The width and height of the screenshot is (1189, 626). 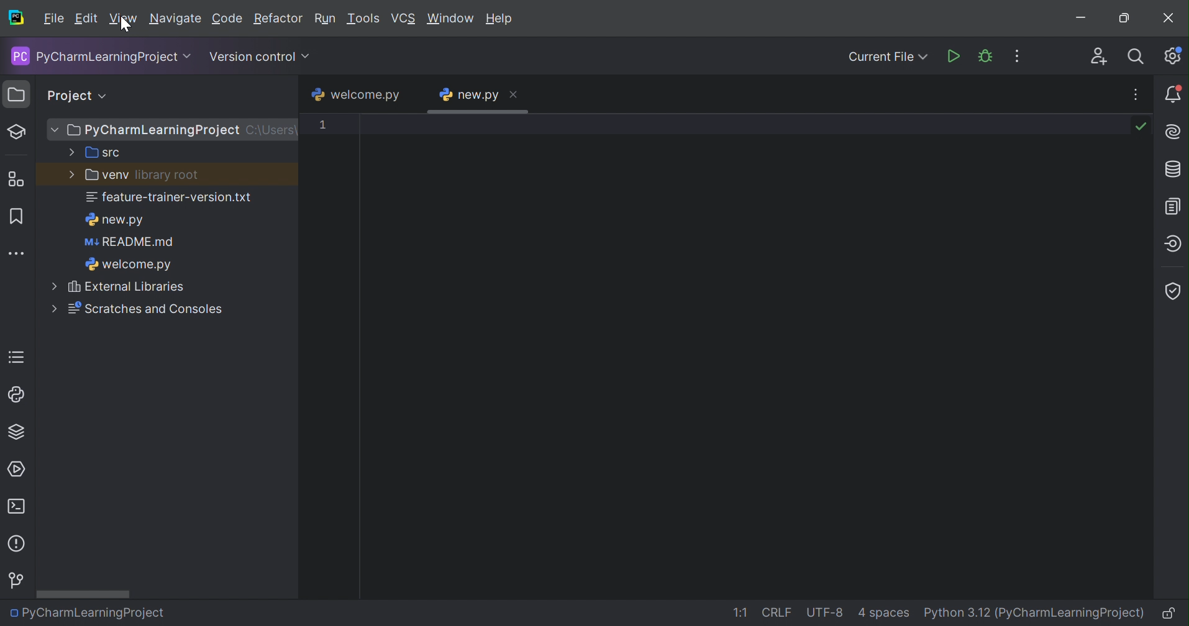 I want to click on welcome.py, so click(x=354, y=94).